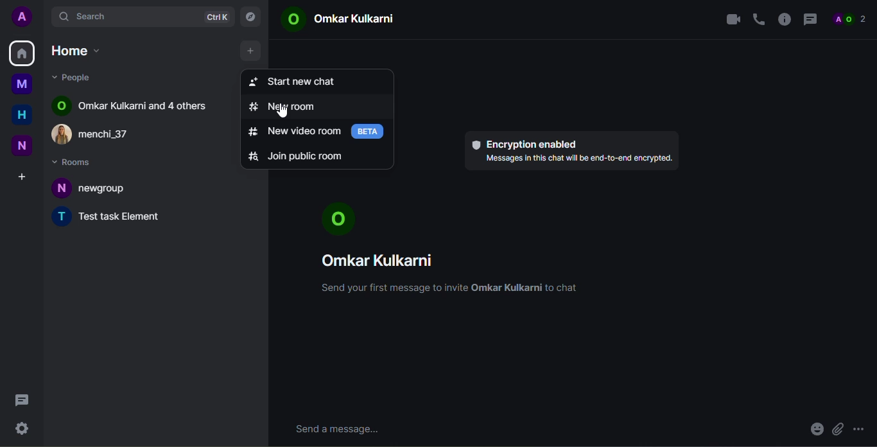 The height and width of the screenshot is (447, 877). I want to click on emoji, so click(815, 430).